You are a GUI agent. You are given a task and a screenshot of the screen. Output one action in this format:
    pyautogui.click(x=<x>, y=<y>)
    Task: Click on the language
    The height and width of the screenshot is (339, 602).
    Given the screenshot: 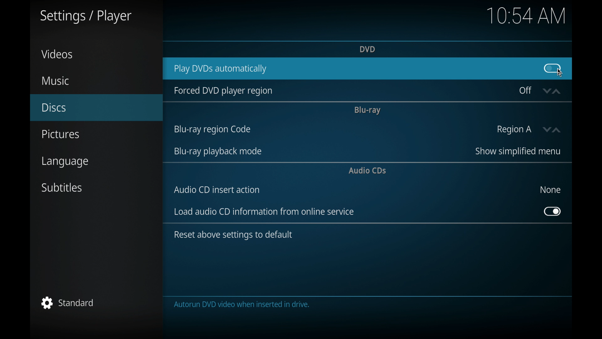 What is the action you would take?
    pyautogui.click(x=66, y=163)
    